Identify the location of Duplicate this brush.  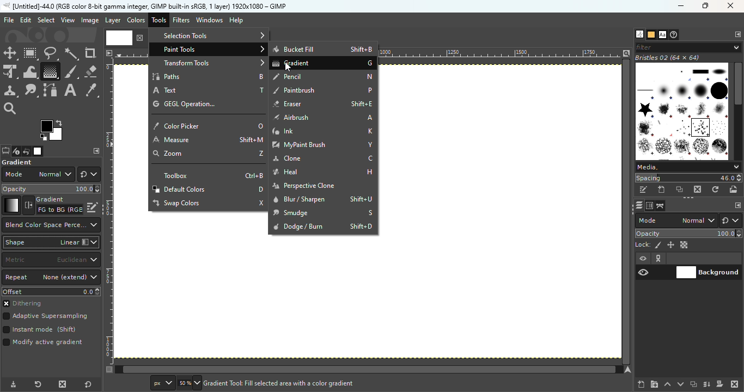
(680, 189).